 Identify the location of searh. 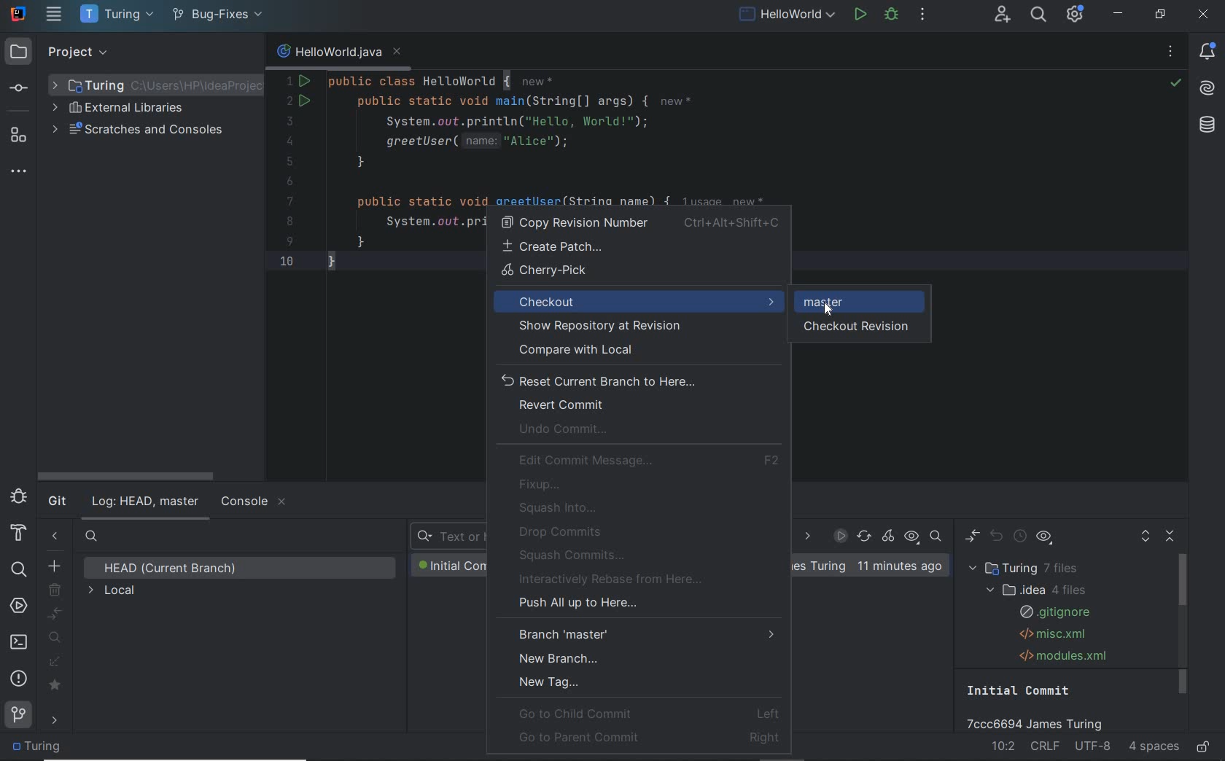
(92, 538).